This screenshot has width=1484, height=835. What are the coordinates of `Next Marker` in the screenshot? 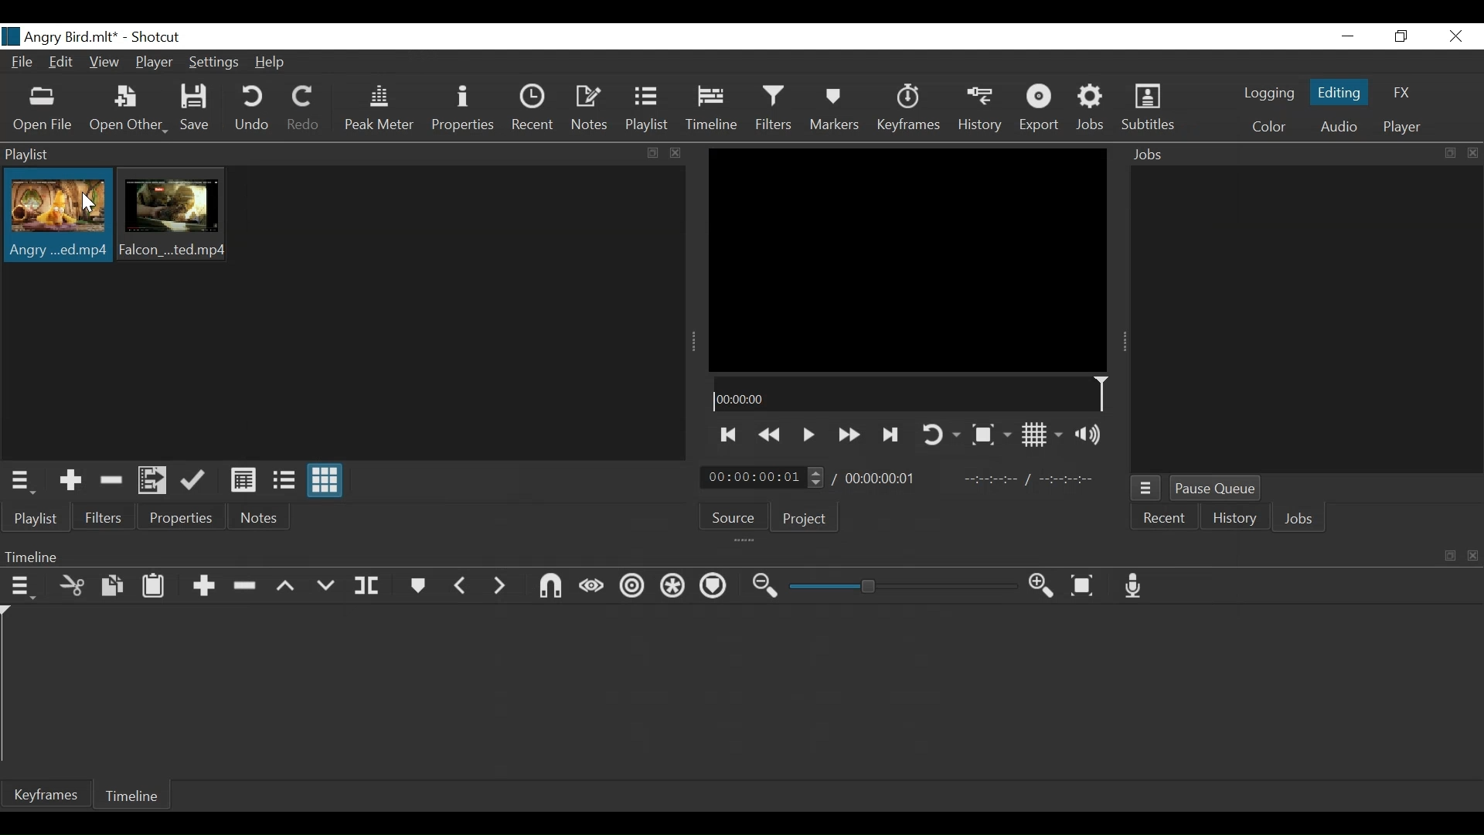 It's located at (500, 587).